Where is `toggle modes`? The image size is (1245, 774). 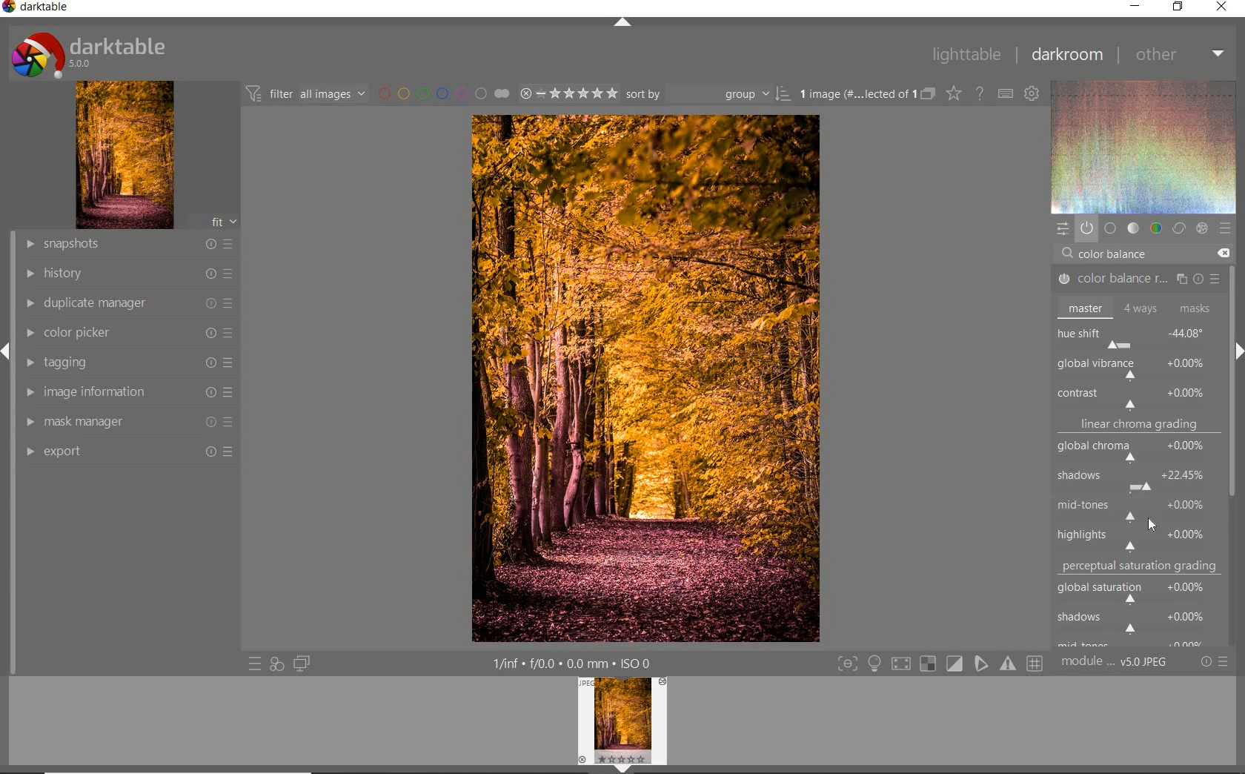
toggle modes is located at coordinates (937, 664).